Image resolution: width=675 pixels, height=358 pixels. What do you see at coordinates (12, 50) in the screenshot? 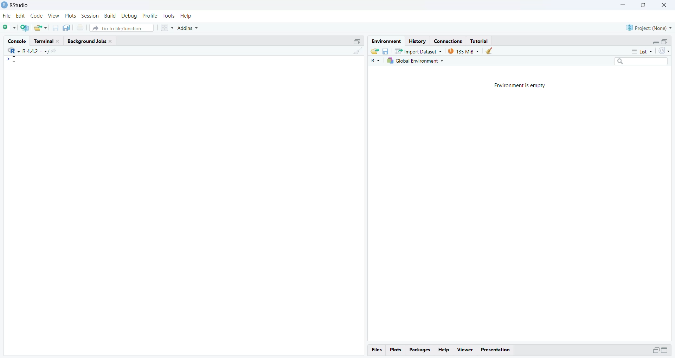
I see `R` at bounding box center [12, 50].